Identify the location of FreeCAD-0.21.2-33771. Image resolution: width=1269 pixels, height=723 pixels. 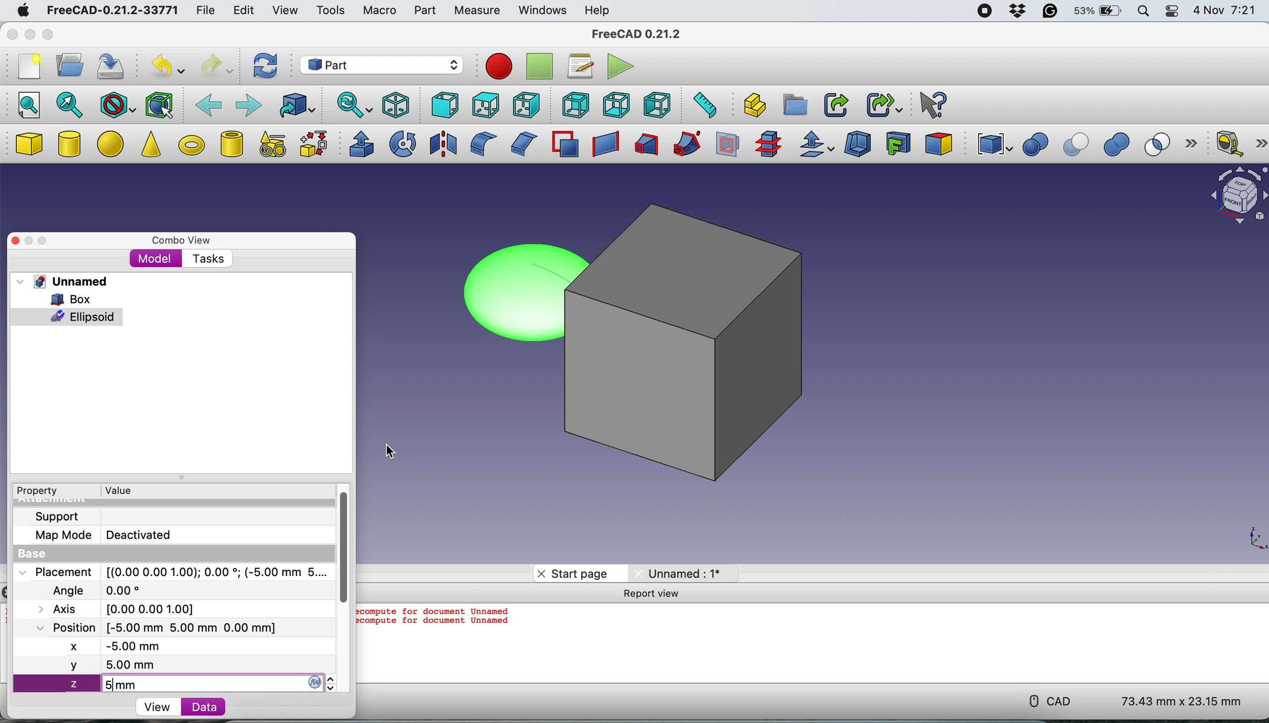
(110, 11).